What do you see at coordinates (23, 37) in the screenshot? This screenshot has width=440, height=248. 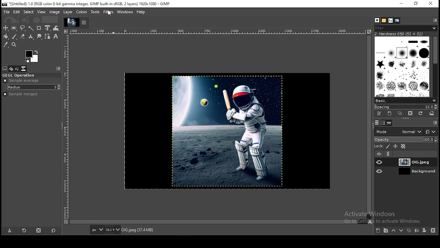 I see `eraser tool` at bounding box center [23, 37].